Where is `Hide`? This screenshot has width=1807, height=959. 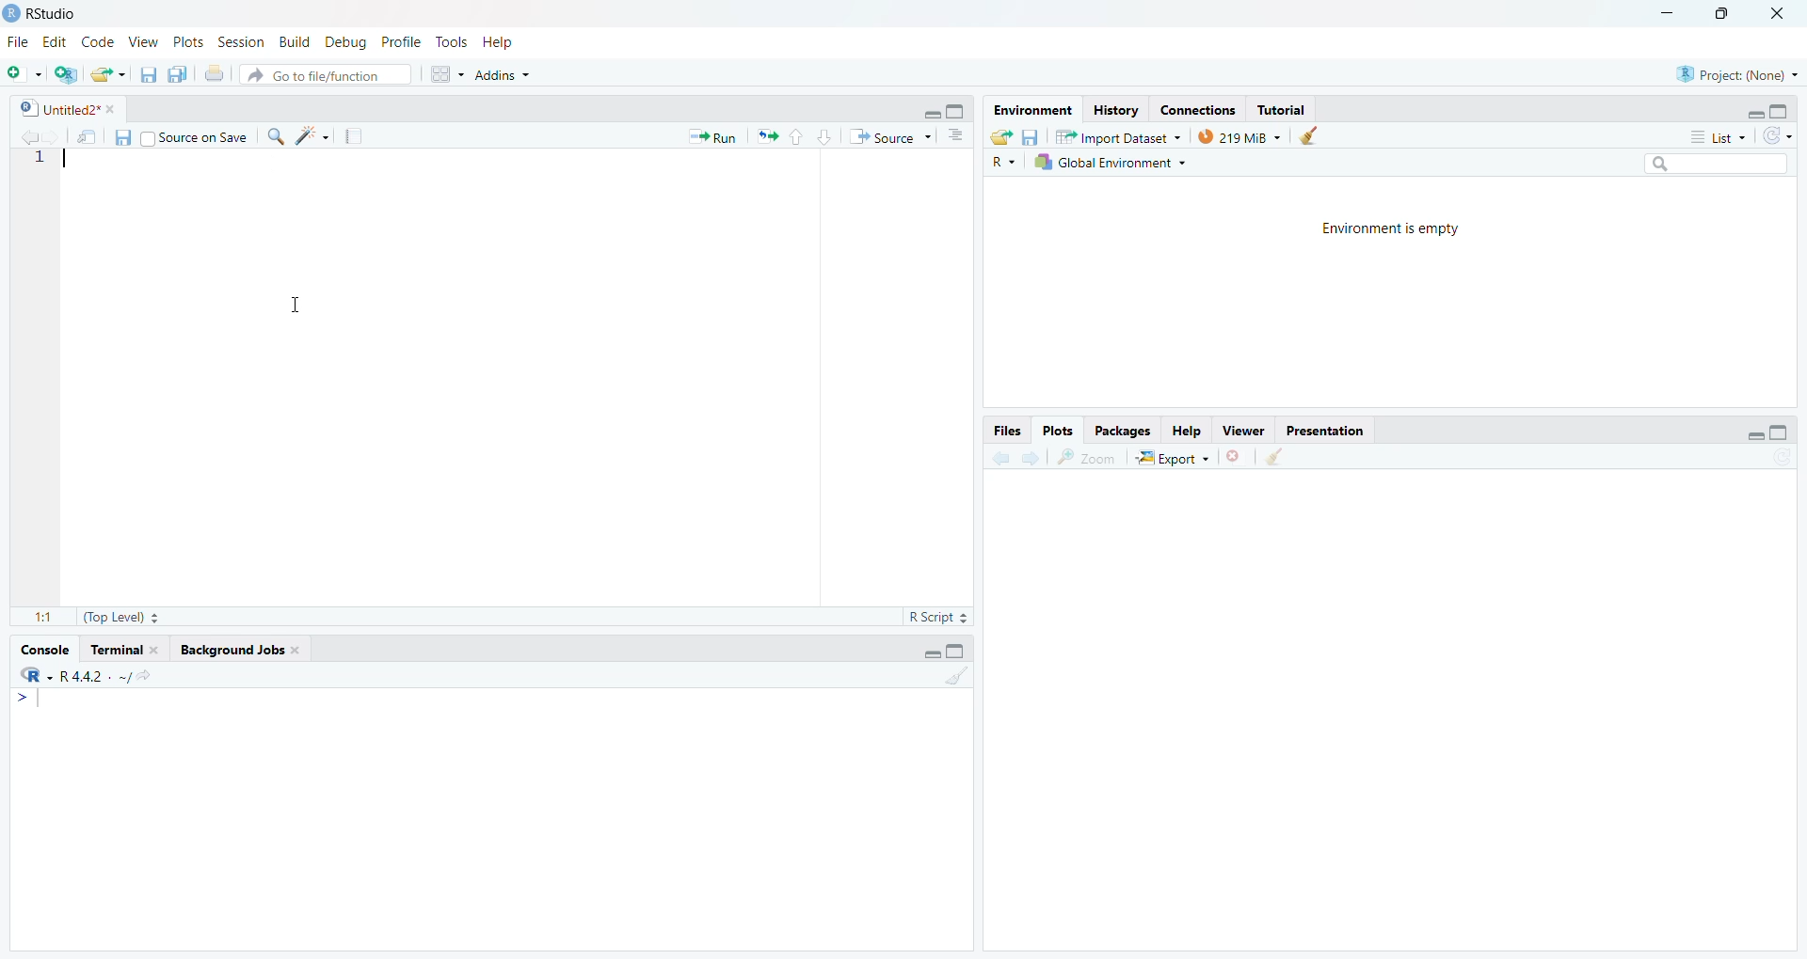 Hide is located at coordinates (930, 111).